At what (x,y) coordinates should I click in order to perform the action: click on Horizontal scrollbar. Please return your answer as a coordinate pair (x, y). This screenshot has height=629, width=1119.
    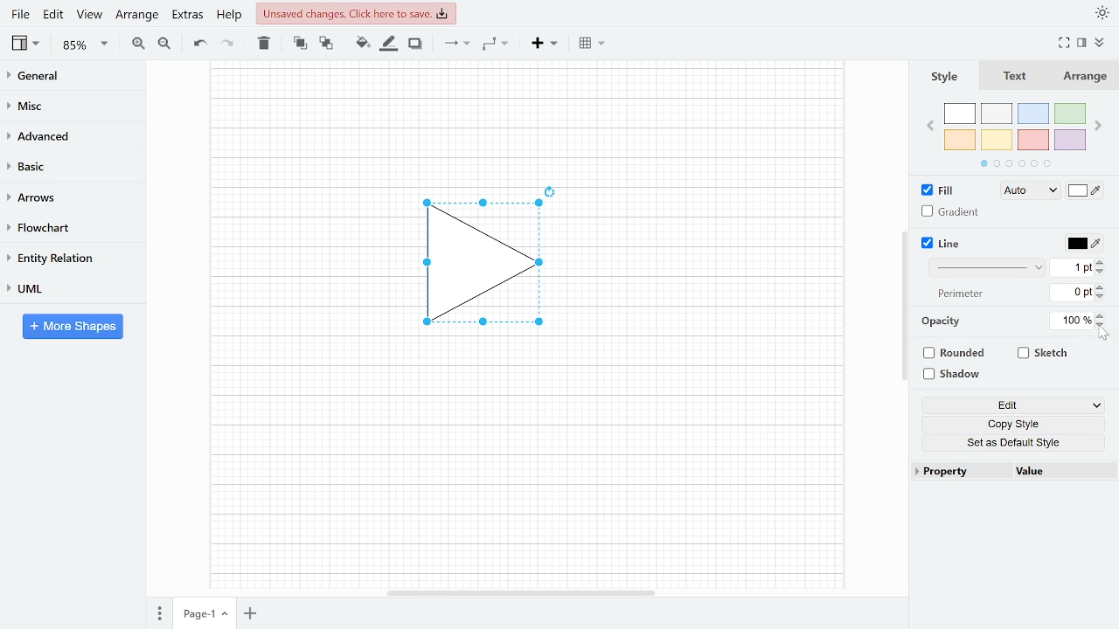
    Looking at the image, I should click on (523, 592).